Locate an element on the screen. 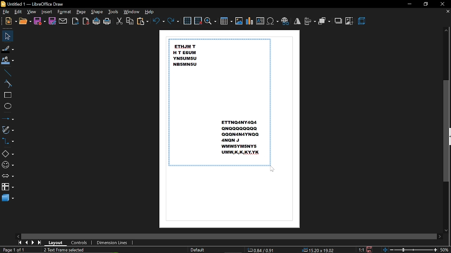 This screenshot has height=253, width=451. selected canvas is located at coordinates (219, 102).